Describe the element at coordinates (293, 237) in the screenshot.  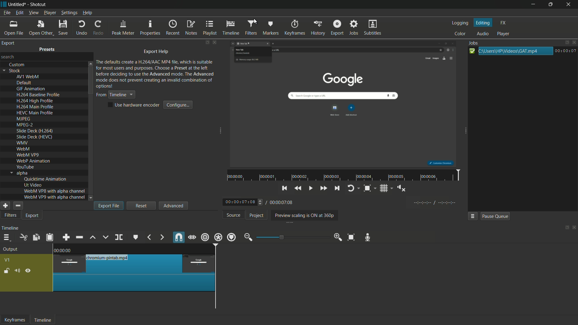
I see `adjustment bar` at that location.